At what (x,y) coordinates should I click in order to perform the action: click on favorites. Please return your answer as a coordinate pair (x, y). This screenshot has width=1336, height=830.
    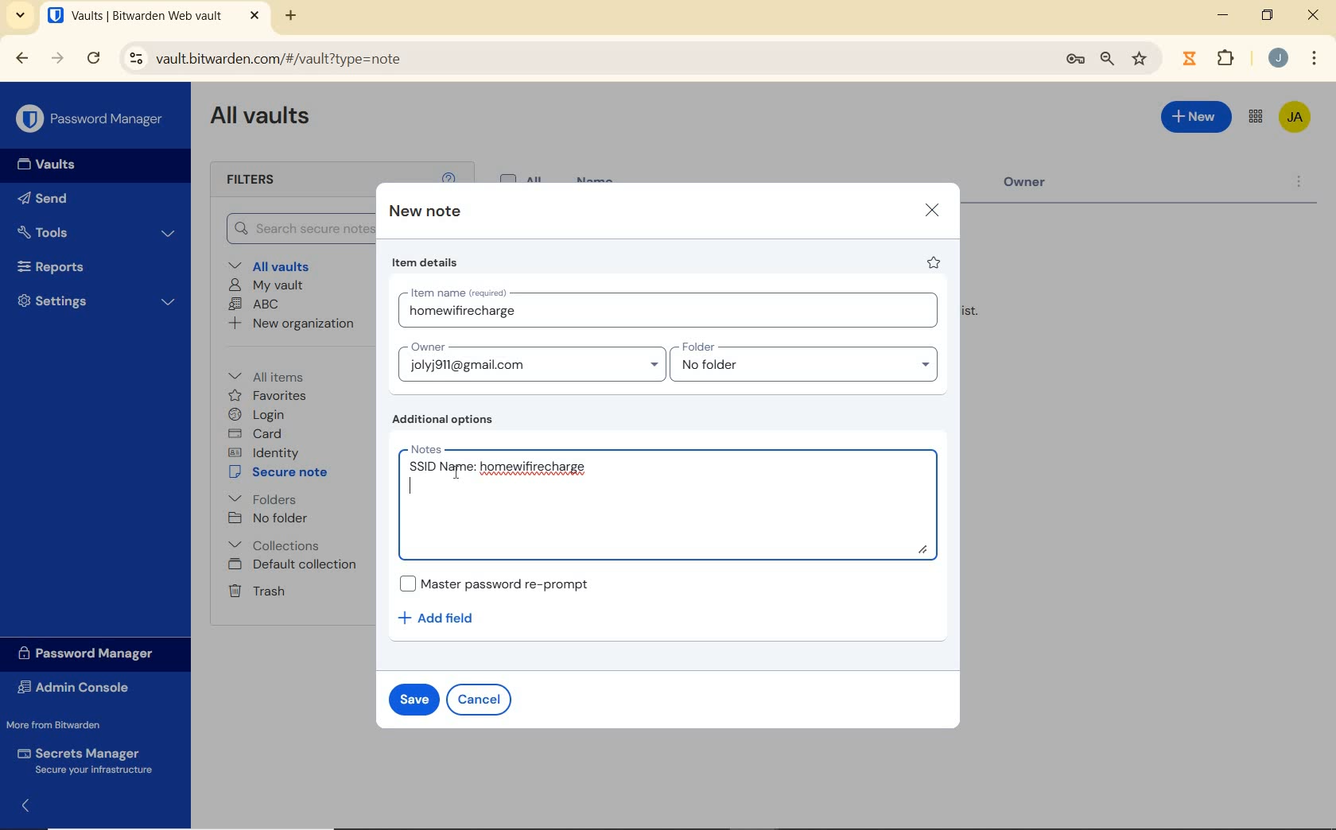
    Looking at the image, I should click on (268, 396).